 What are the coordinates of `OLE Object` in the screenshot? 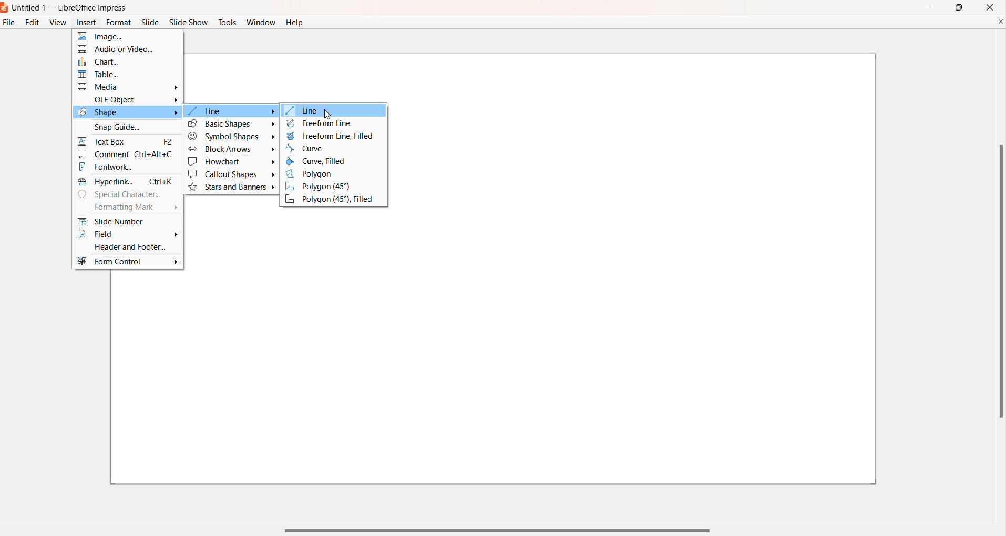 It's located at (135, 98).